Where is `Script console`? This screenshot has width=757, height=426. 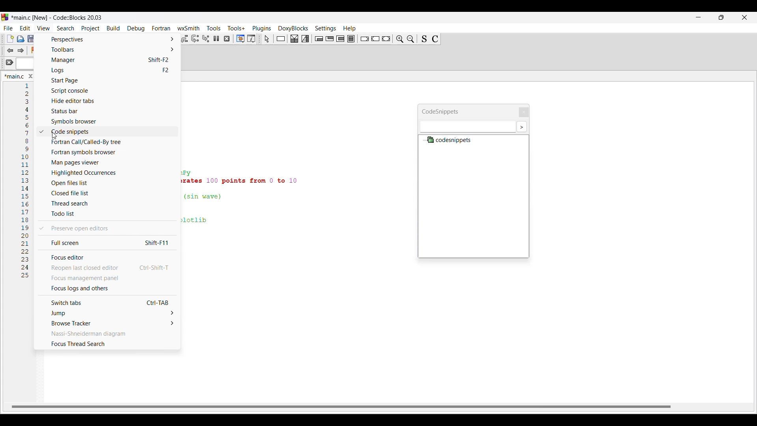 Script console is located at coordinates (114, 91).